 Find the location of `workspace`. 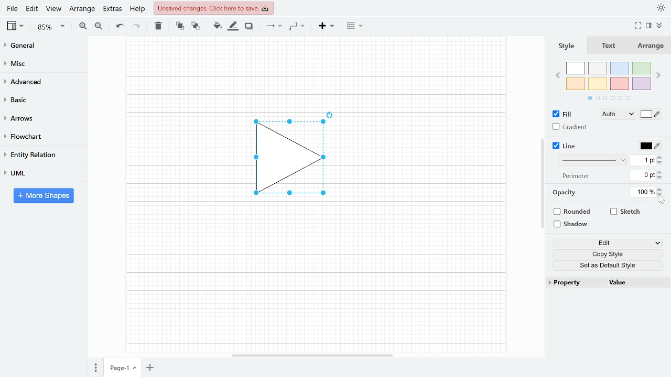

workspace is located at coordinates (316, 71).